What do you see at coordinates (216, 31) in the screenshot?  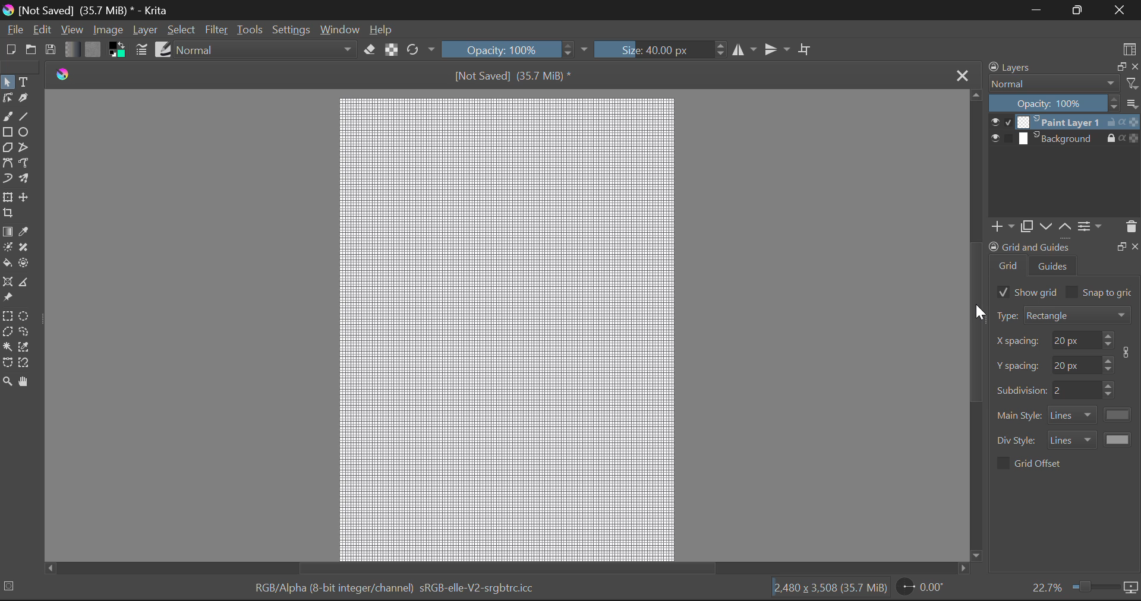 I see `Filter` at bounding box center [216, 31].